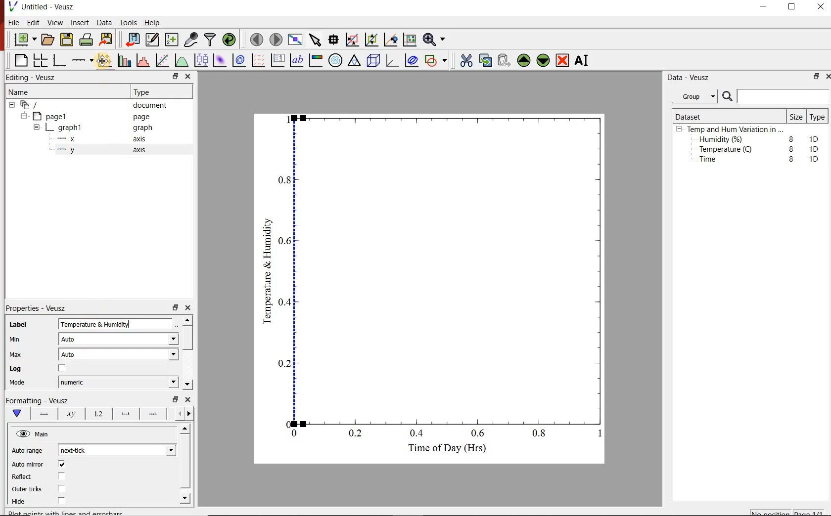 The height and width of the screenshot is (516, 831). What do you see at coordinates (125, 59) in the screenshot?
I see `plot bar charts` at bounding box center [125, 59].